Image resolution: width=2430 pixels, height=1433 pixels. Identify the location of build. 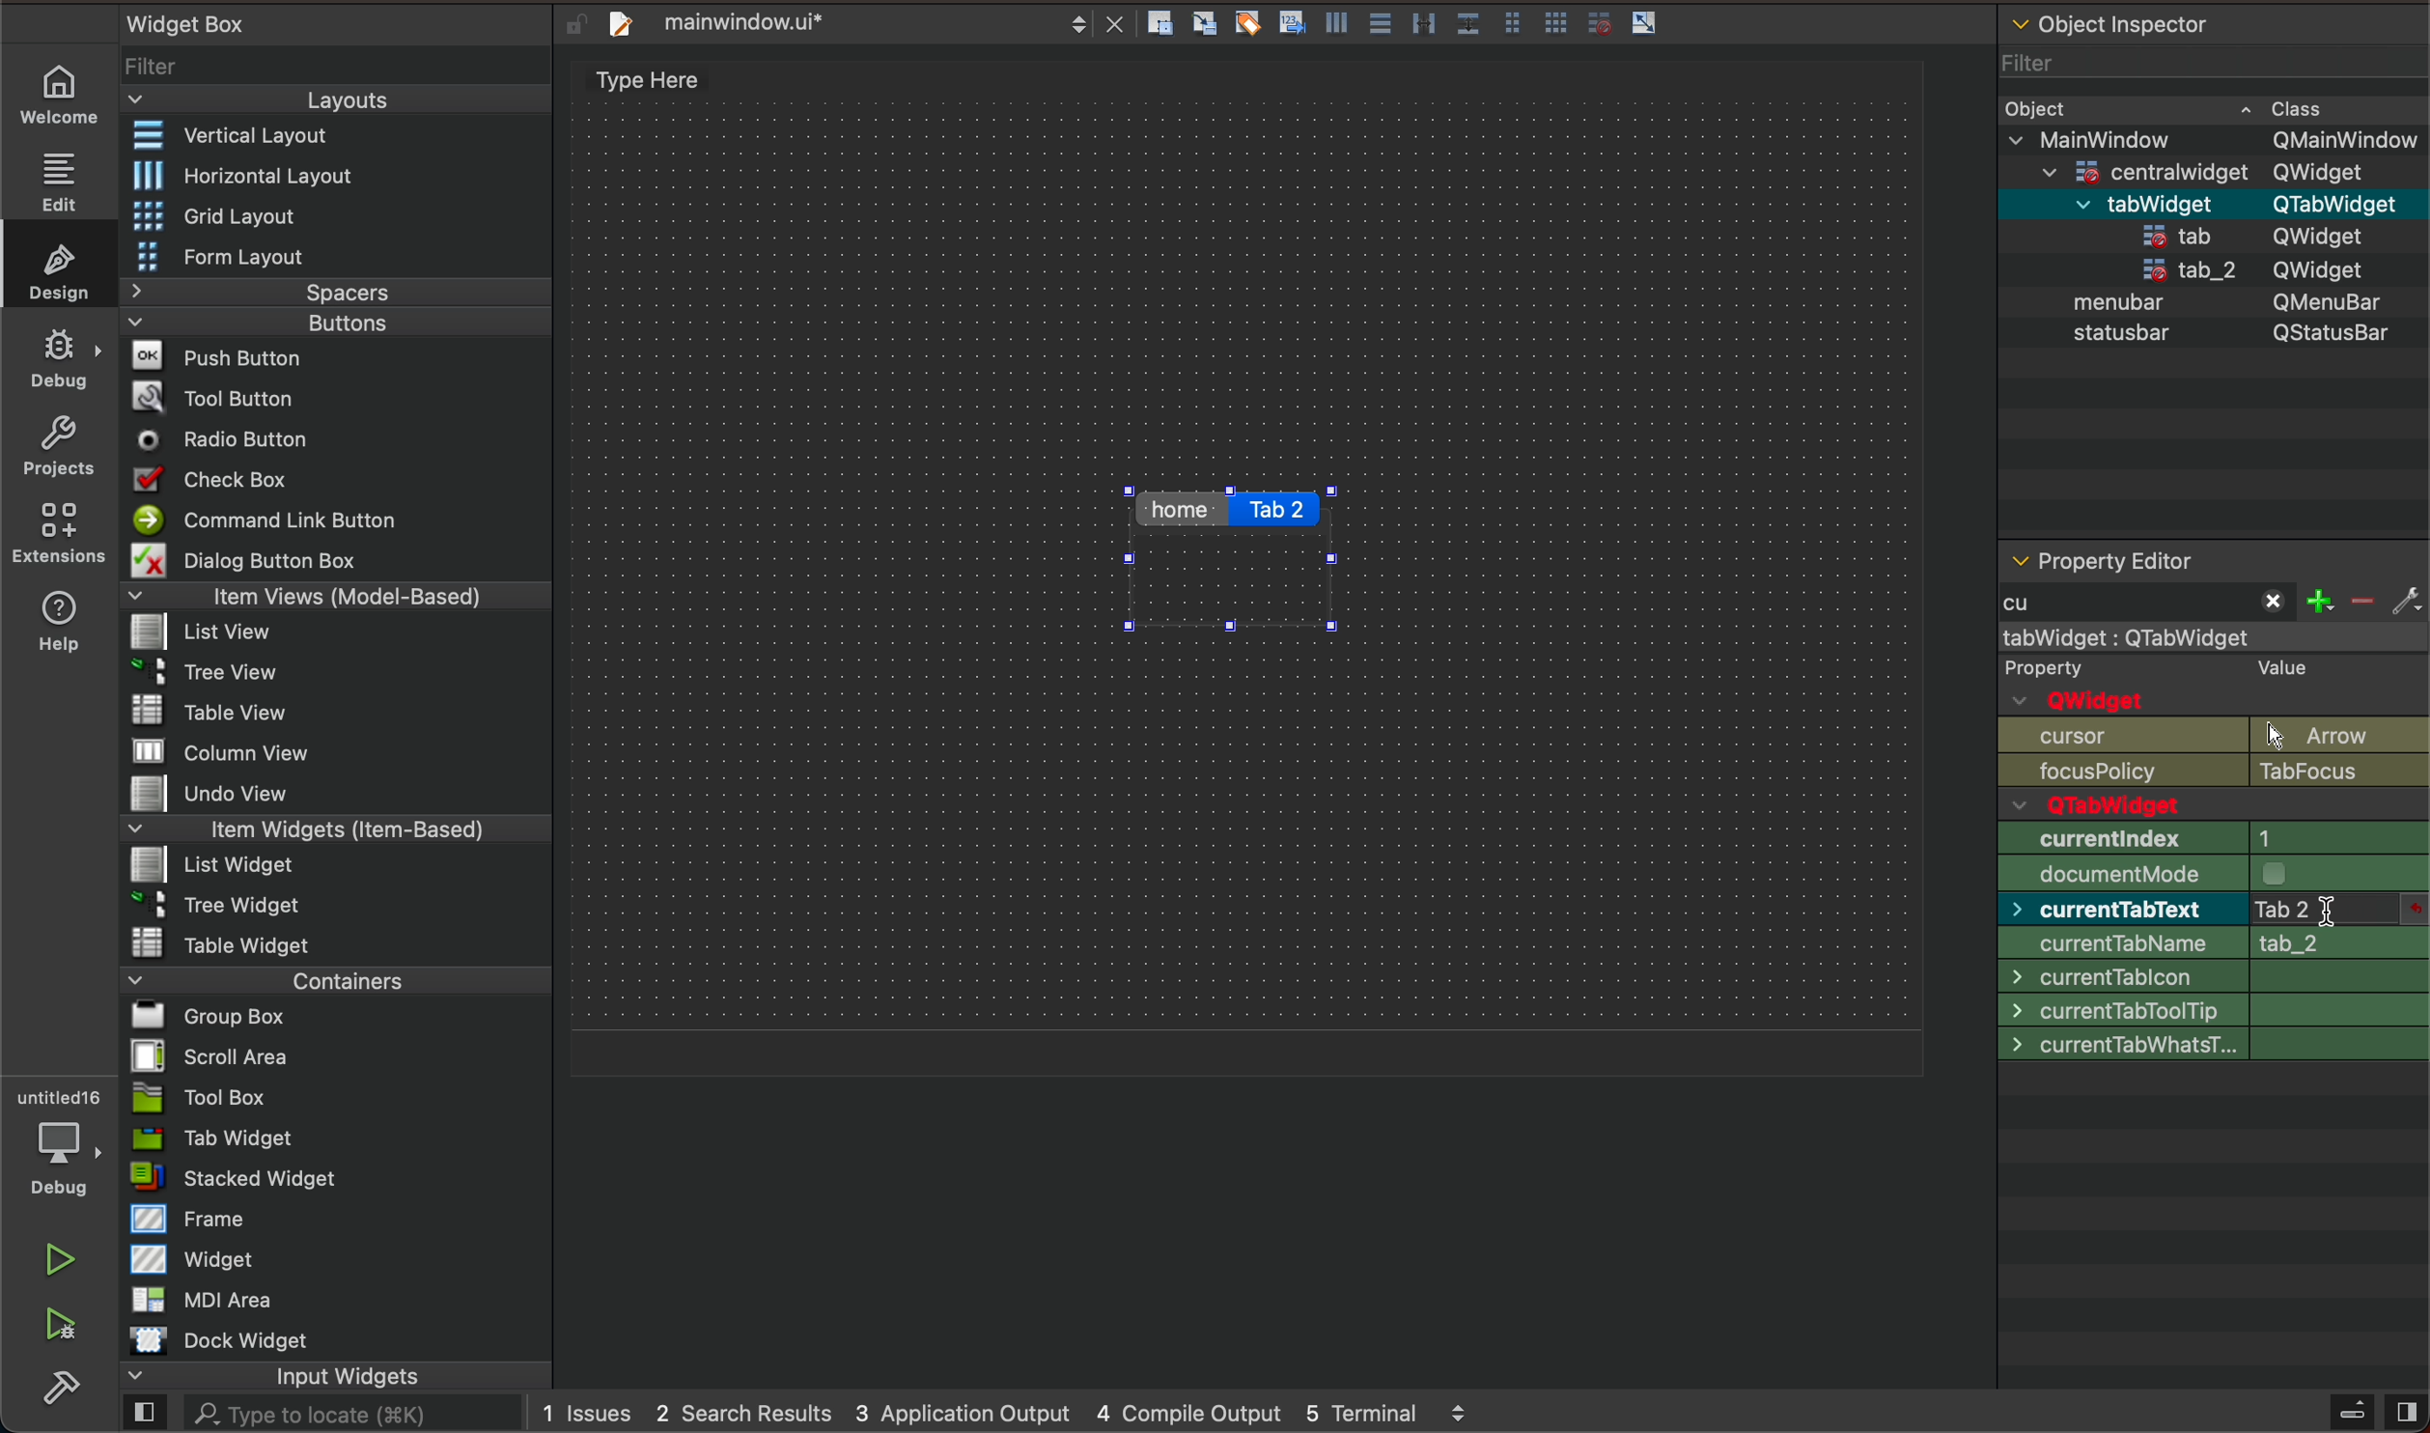
(70, 1391).